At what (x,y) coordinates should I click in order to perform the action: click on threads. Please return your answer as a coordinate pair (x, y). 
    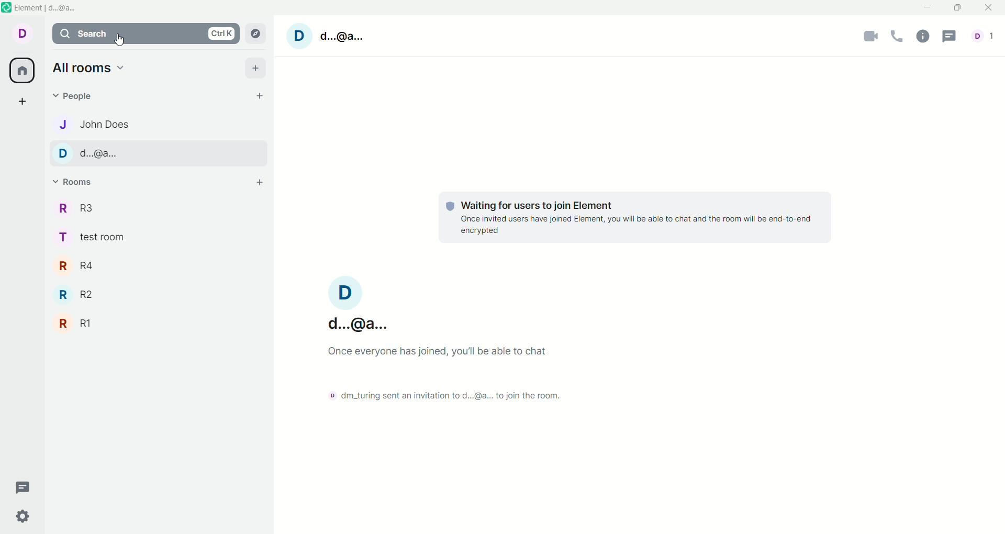
    Looking at the image, I should click on (24, 488).